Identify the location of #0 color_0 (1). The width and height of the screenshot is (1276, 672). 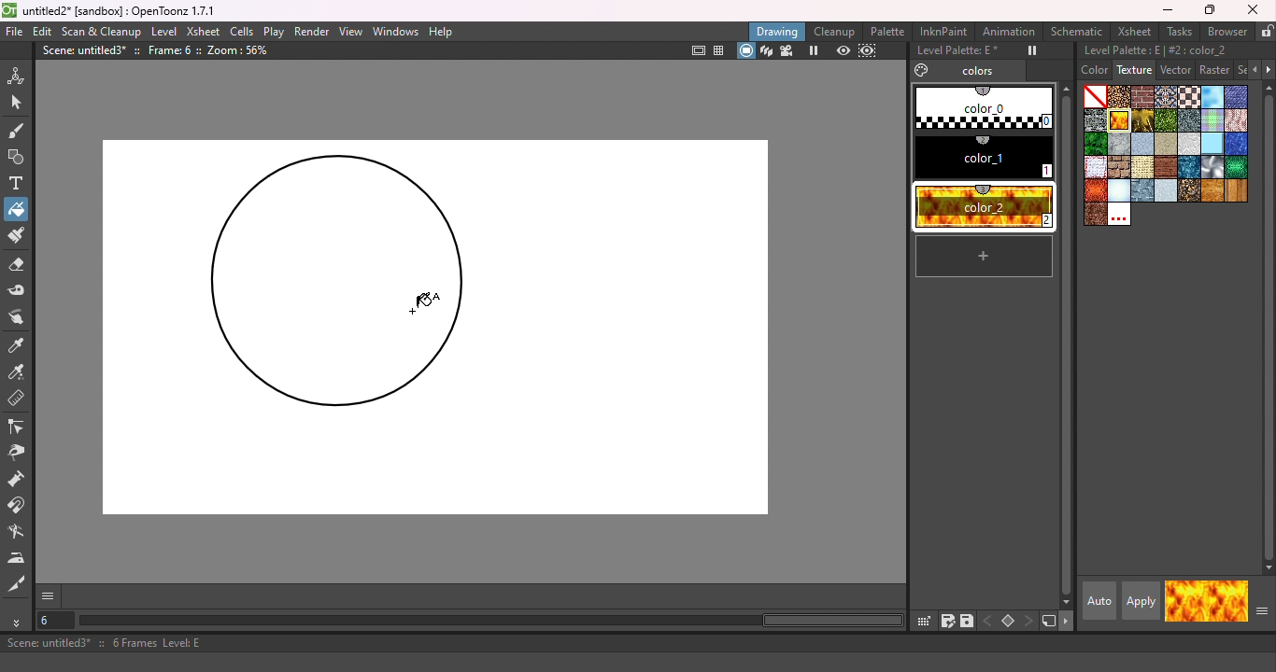
(982, 106).